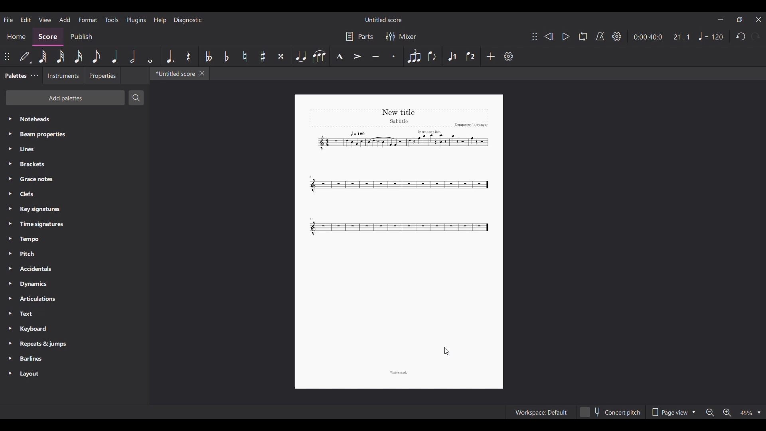 This screenshot has height=431, width=766. I want to click on Close tab, so click(202, 73).